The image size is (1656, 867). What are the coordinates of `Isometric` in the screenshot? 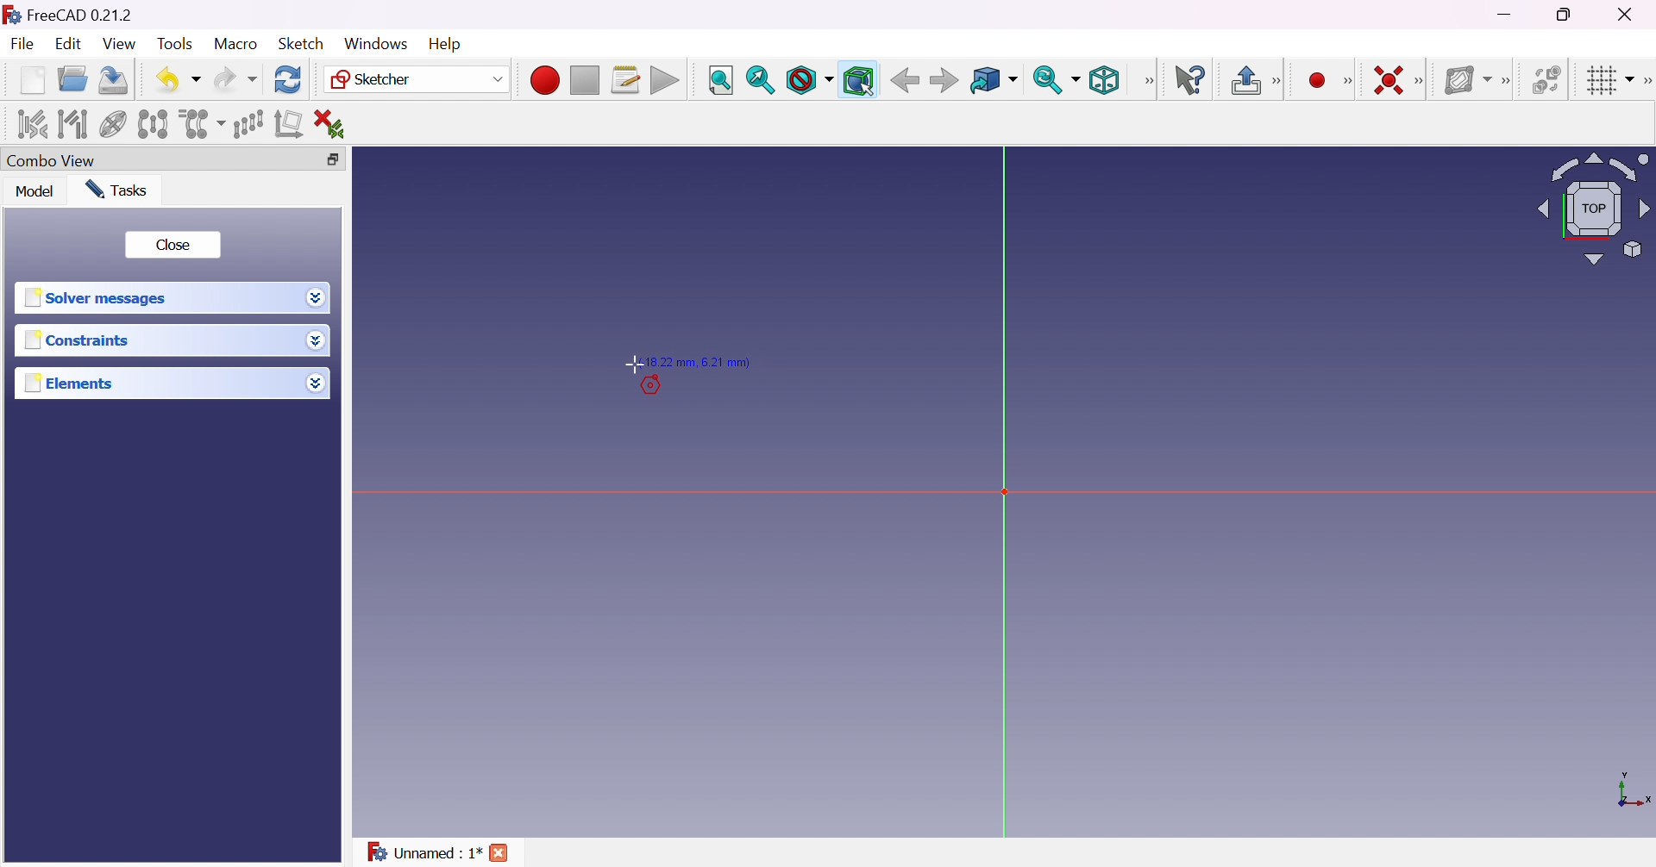 It's located at (1104, 79).